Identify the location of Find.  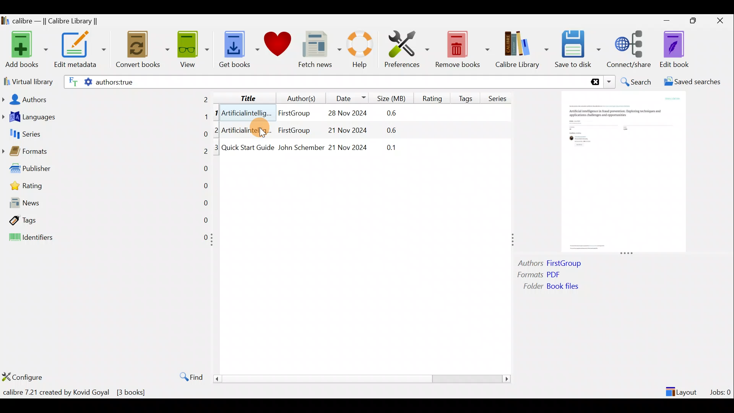
(187, 376).